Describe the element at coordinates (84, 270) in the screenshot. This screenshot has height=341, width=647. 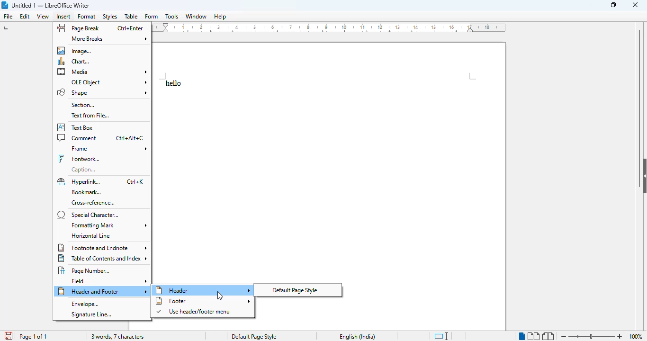
I see `page number` at that location.